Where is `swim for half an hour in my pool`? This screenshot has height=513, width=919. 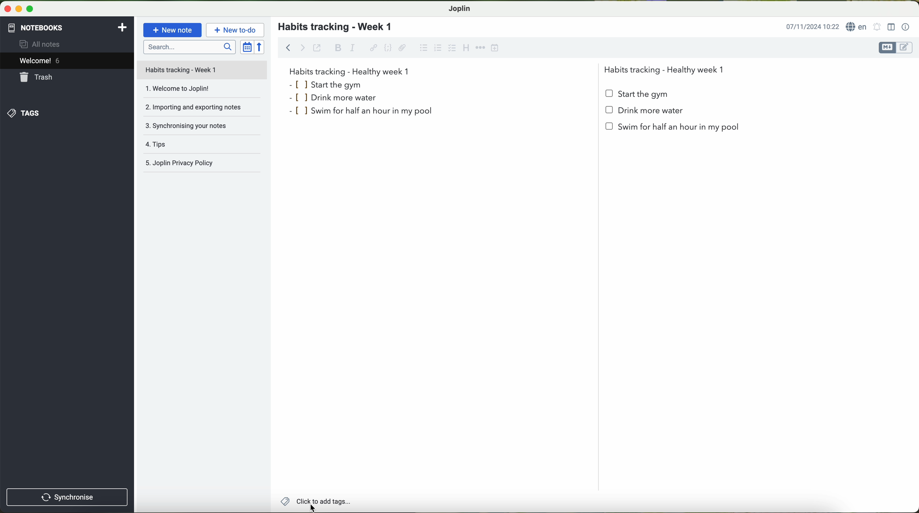
swim for half an hour in my pool is located at coordinates (674, 129).